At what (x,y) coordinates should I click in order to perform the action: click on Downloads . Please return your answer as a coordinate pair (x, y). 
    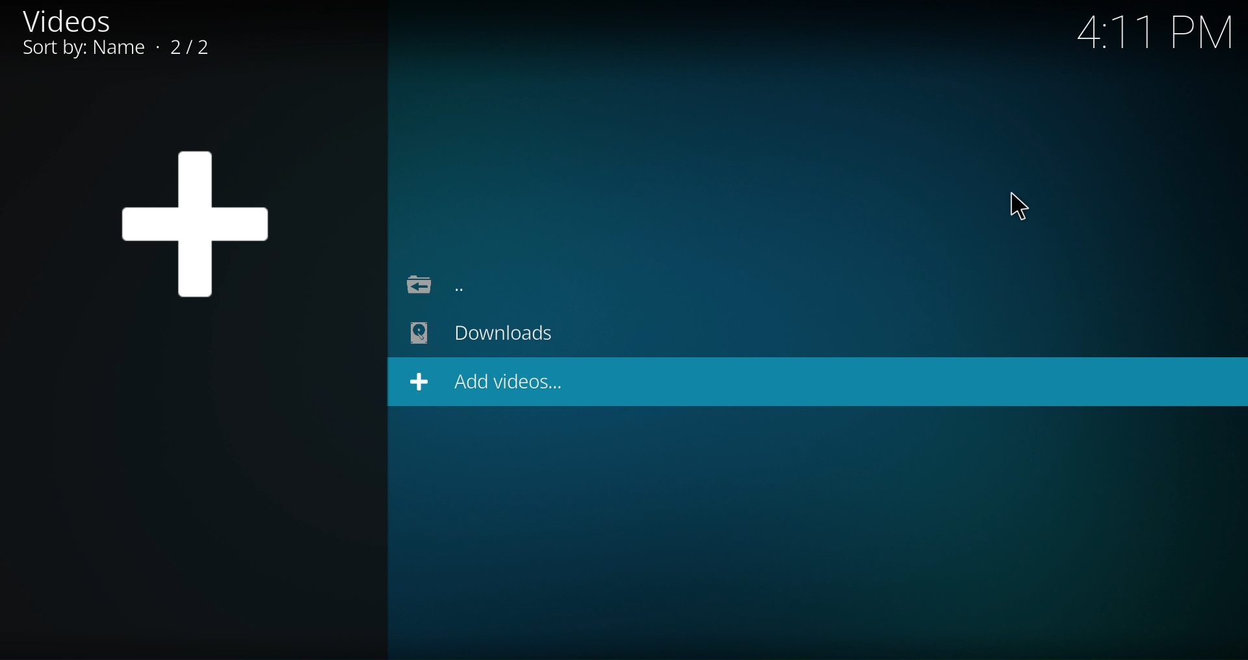
    Looking at the image, I should click on (491, 333).